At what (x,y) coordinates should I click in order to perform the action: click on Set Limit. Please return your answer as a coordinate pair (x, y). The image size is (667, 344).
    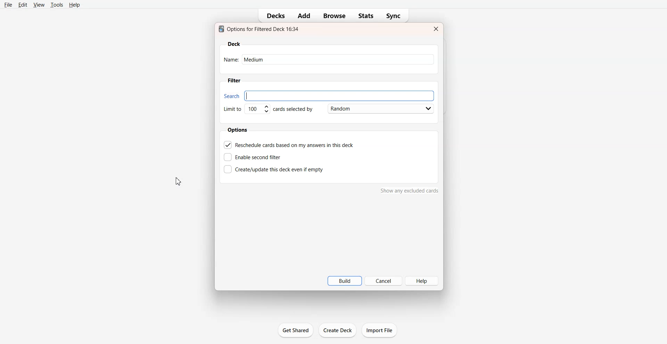
    Looking at the image, I should click on (246, 110).